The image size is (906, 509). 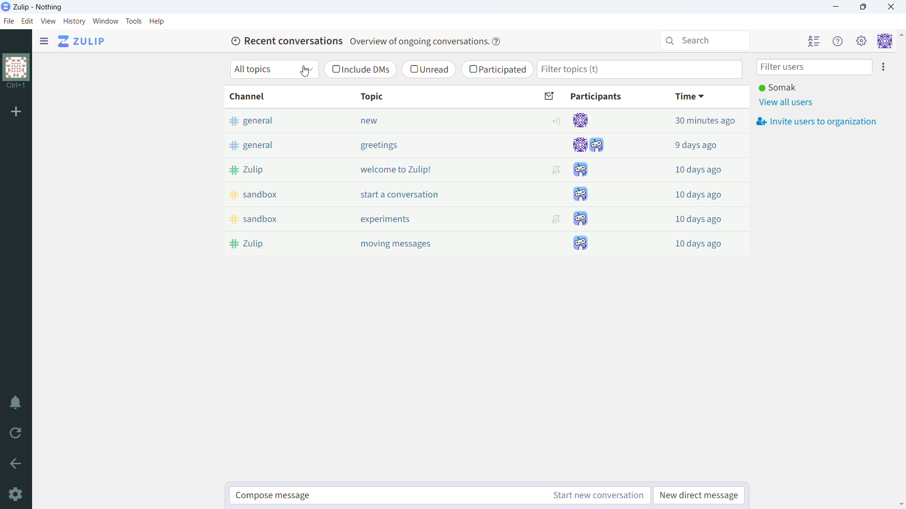 What do you see at coordinates (134, 21) in the screenshot?
I see `tools` at bounding box center [134, 21].